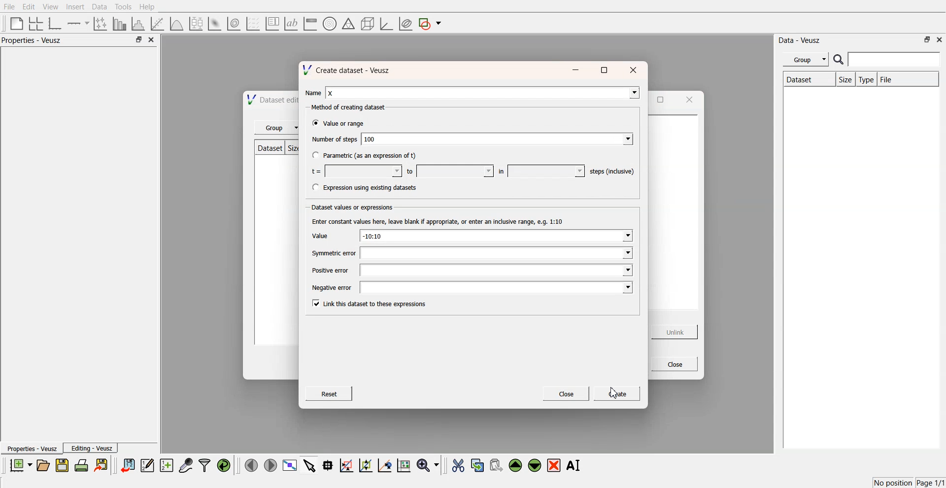 This screenshot has width=946, height=488. I want to click on Name, so click(313, 93).